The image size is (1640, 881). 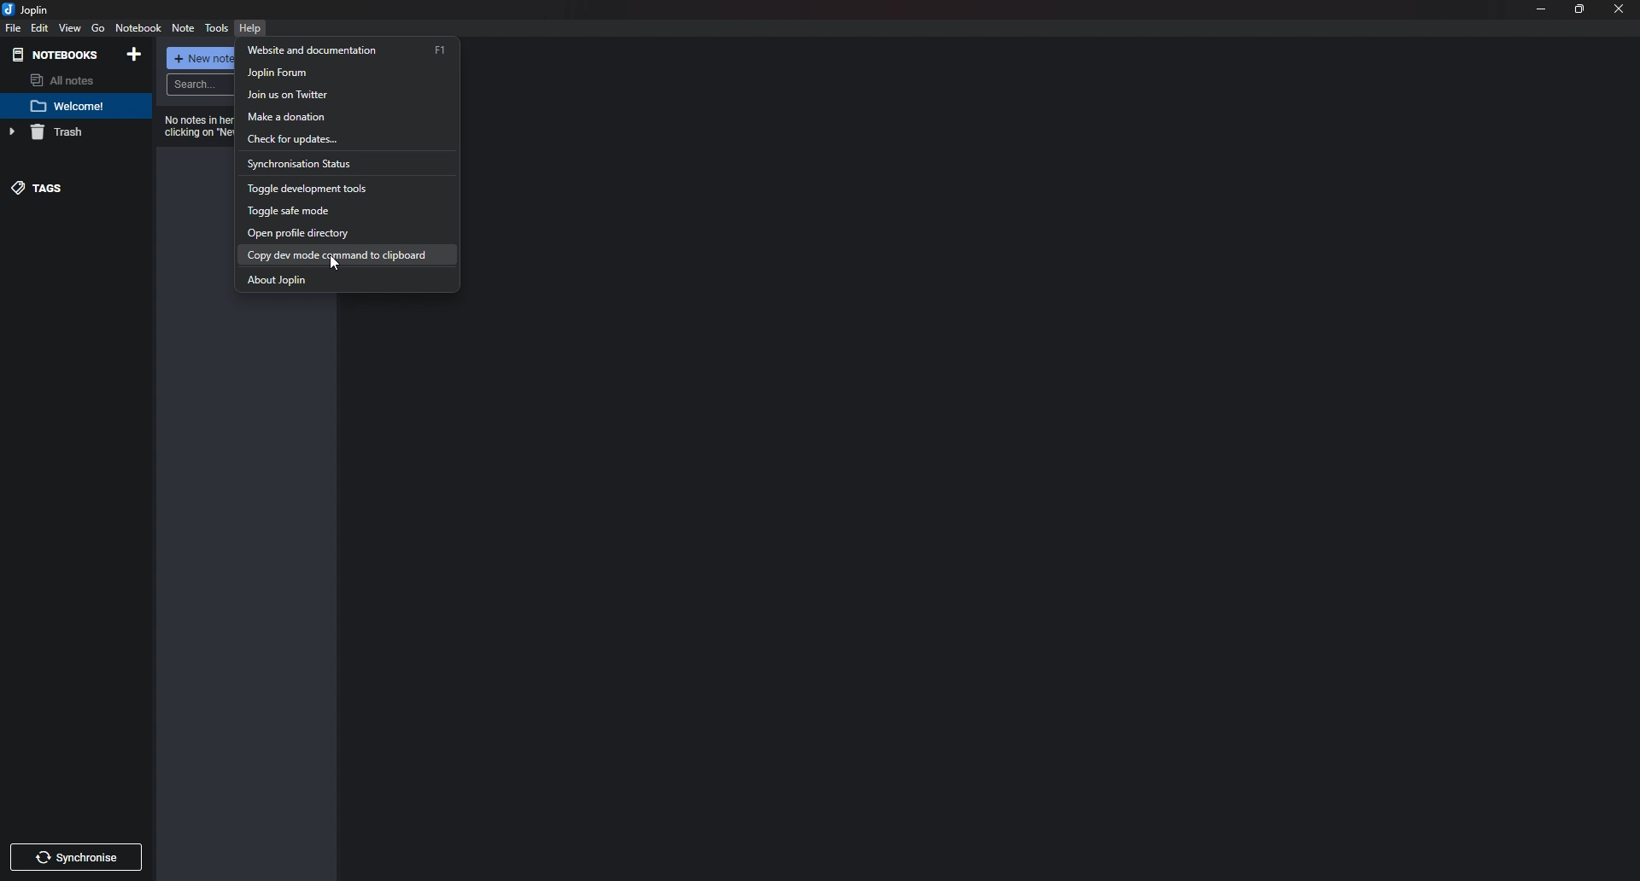 What do you see at coordinates (1541, 9) in the screenshot?
I see `minimize` at bounding box center [1541, 9].